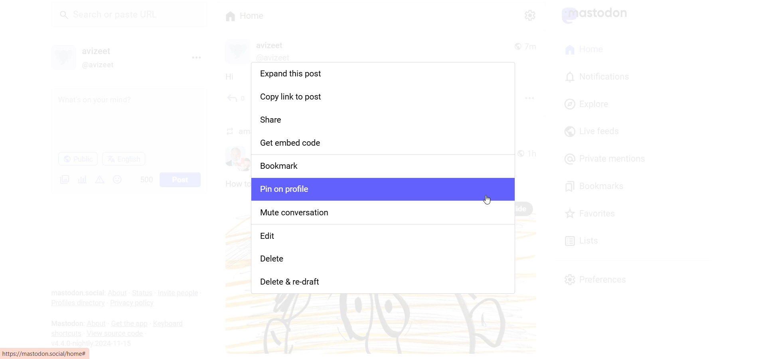  Describe the element at coordinates (64, 56) in the screenshot. I see `Profile Photo` at that location.